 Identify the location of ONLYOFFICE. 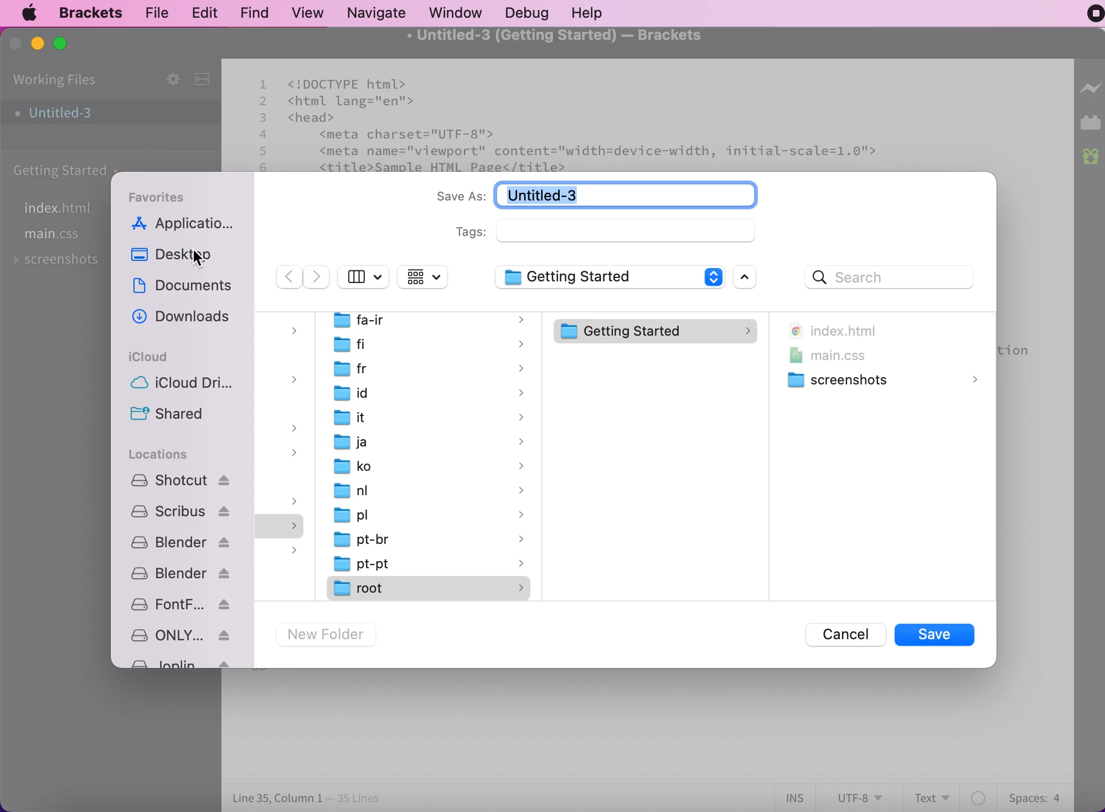
(180, 635).